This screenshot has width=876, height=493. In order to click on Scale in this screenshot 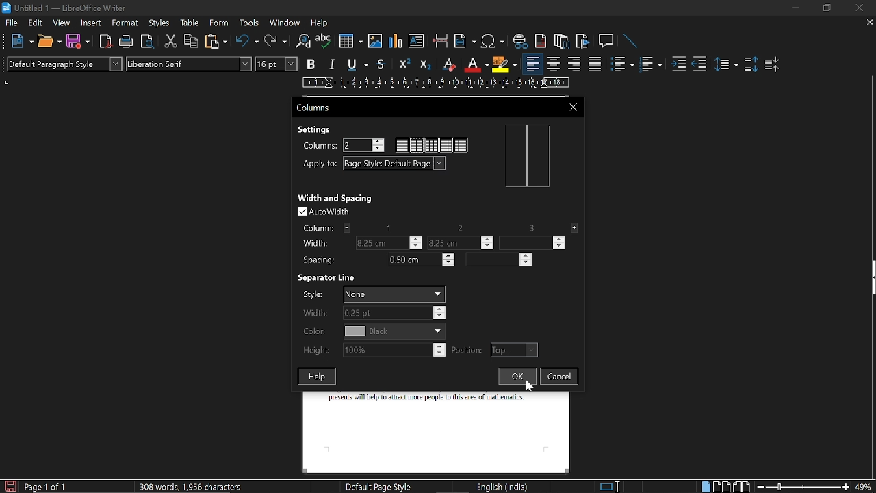, I will do `click(436, 83)`.